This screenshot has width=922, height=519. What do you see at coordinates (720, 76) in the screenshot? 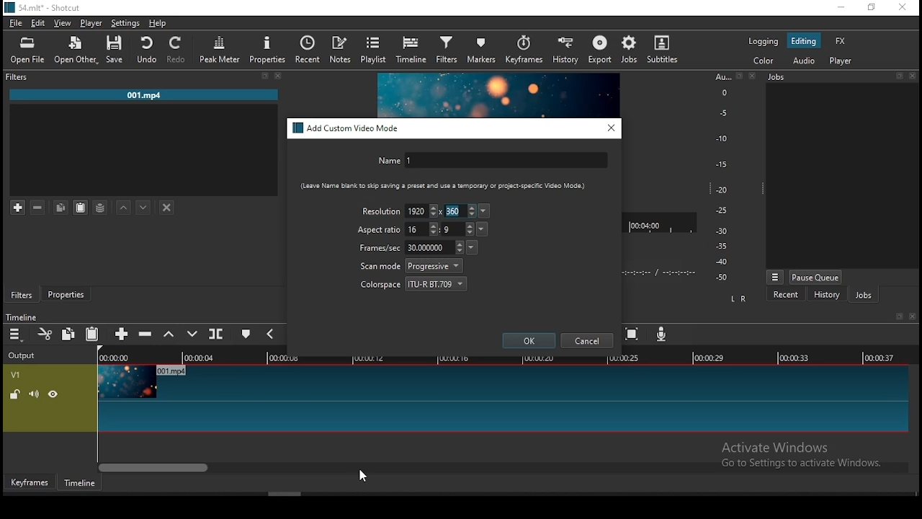
I see `Au...` at bounding box center [720, 76].